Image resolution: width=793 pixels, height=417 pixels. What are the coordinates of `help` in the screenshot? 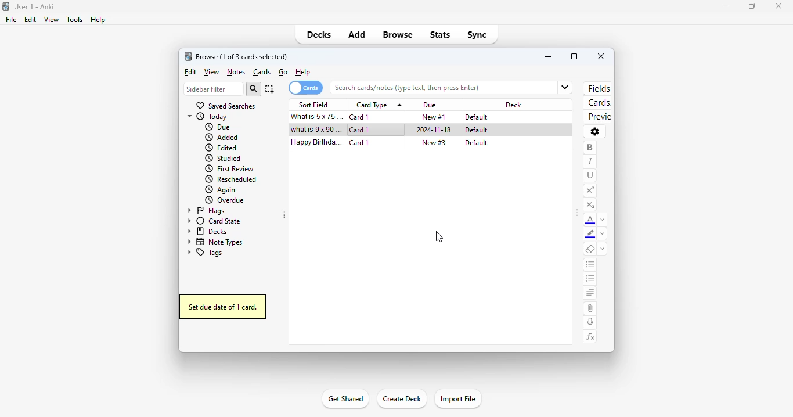 It's located at (303, 73).